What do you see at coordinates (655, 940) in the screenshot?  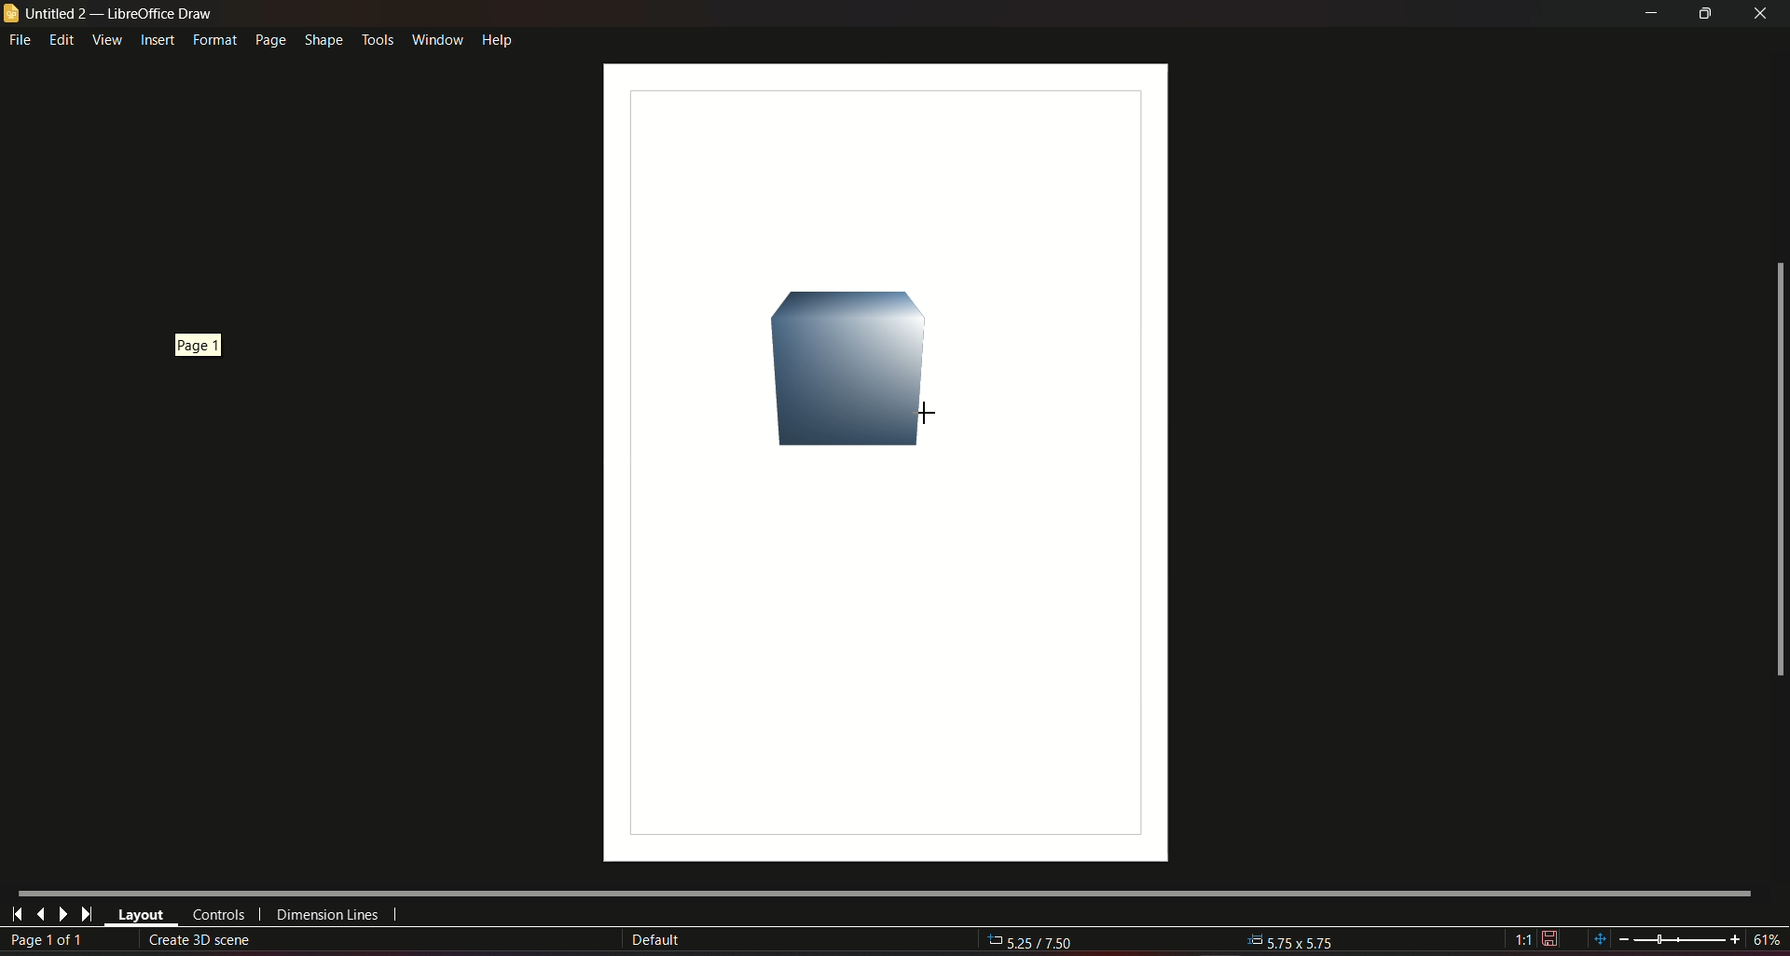 I see `Default` at bounding box center [655, 940].